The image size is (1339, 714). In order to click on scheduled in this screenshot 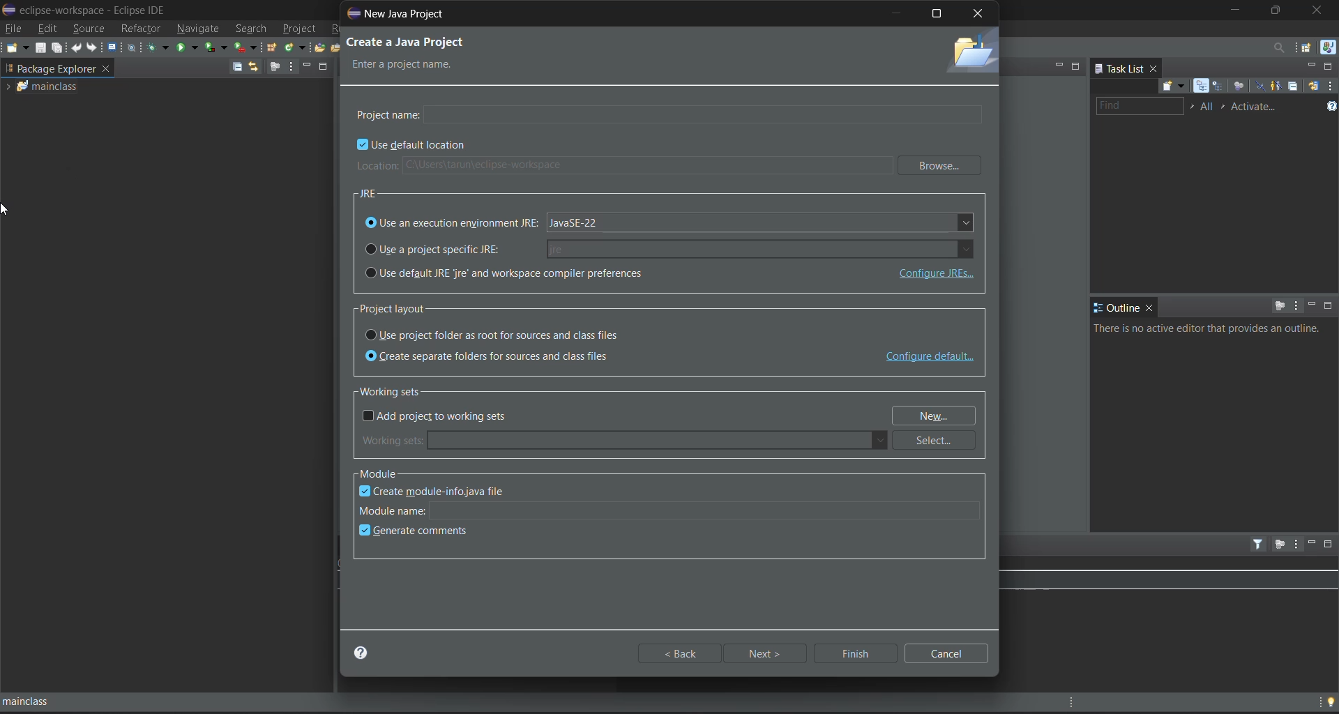, I will do `click(1218, 86)`.